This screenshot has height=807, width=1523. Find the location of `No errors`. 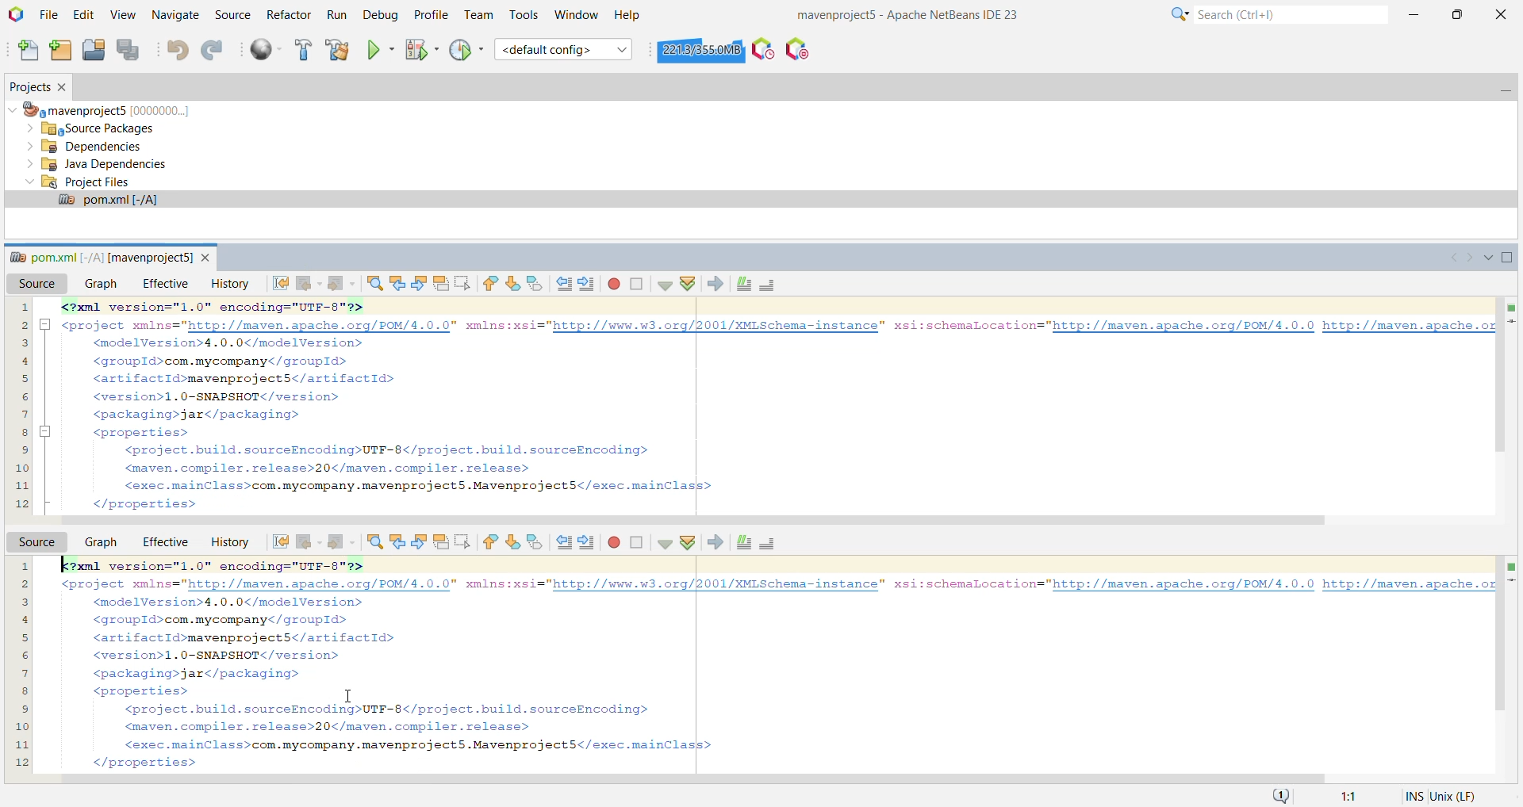

No errors is located at coordinates (1510, 308).